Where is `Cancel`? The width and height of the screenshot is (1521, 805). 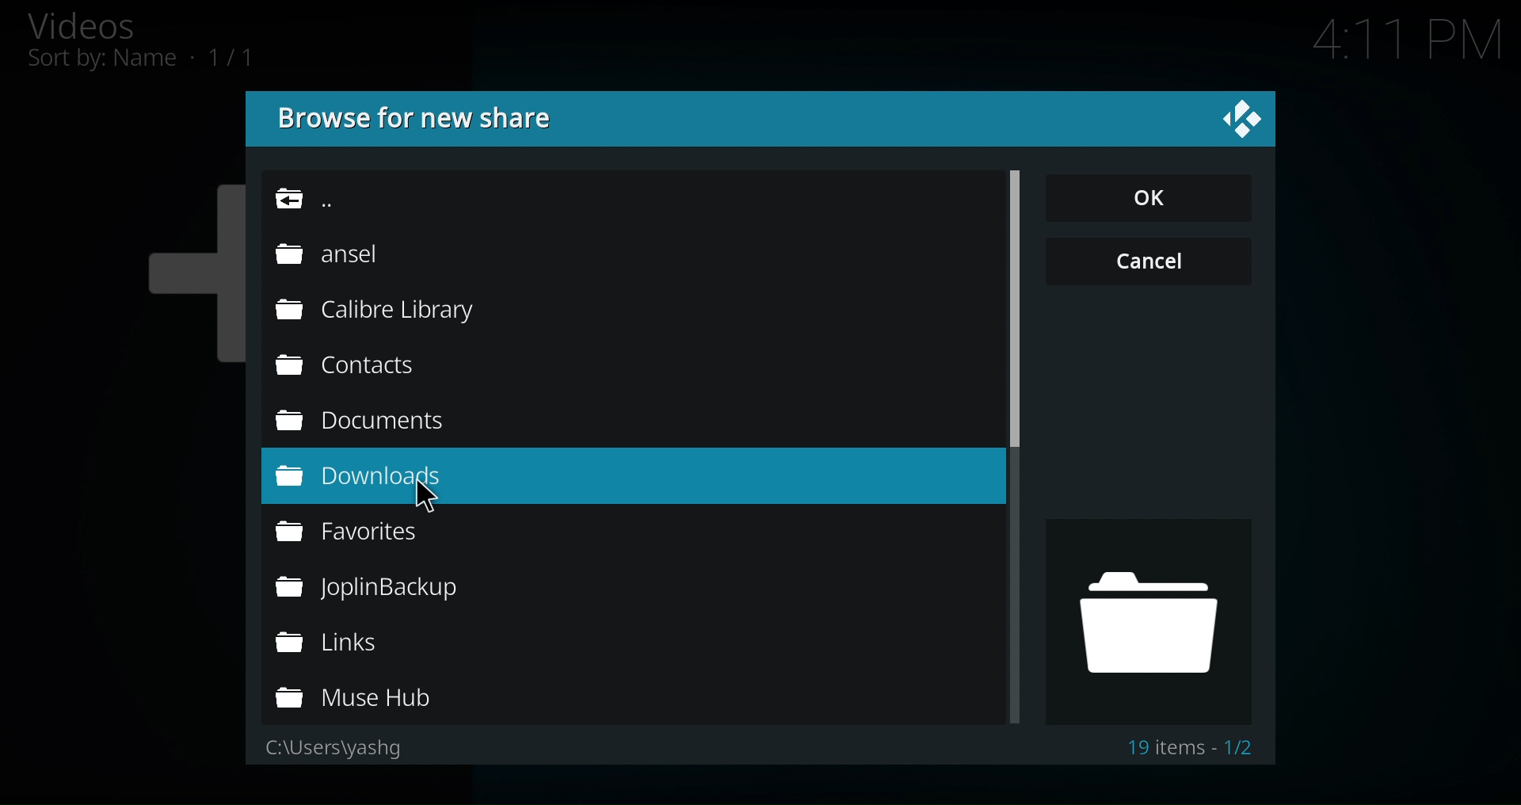
Cancel is located at coordinates (1145, 261).